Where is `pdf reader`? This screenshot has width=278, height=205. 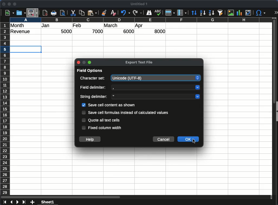
pdf reader is located at coordinates (45, 13).